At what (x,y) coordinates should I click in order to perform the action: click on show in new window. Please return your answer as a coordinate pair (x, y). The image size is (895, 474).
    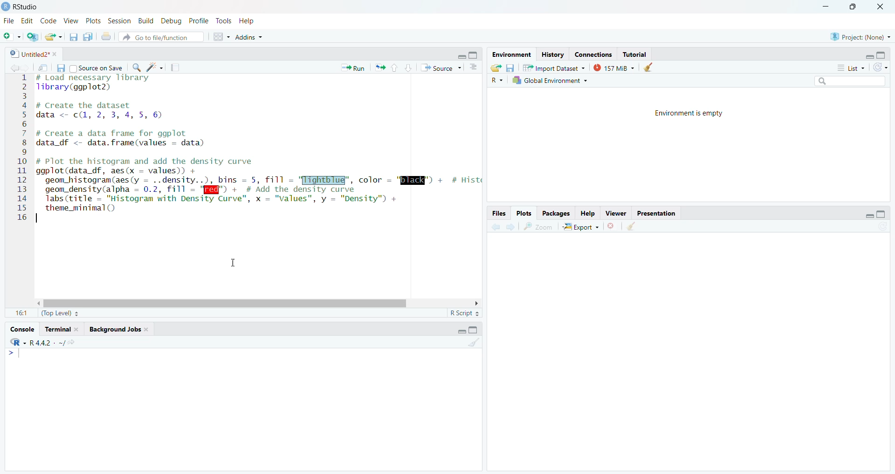
    Looking at the image, I should click on (42, 68).